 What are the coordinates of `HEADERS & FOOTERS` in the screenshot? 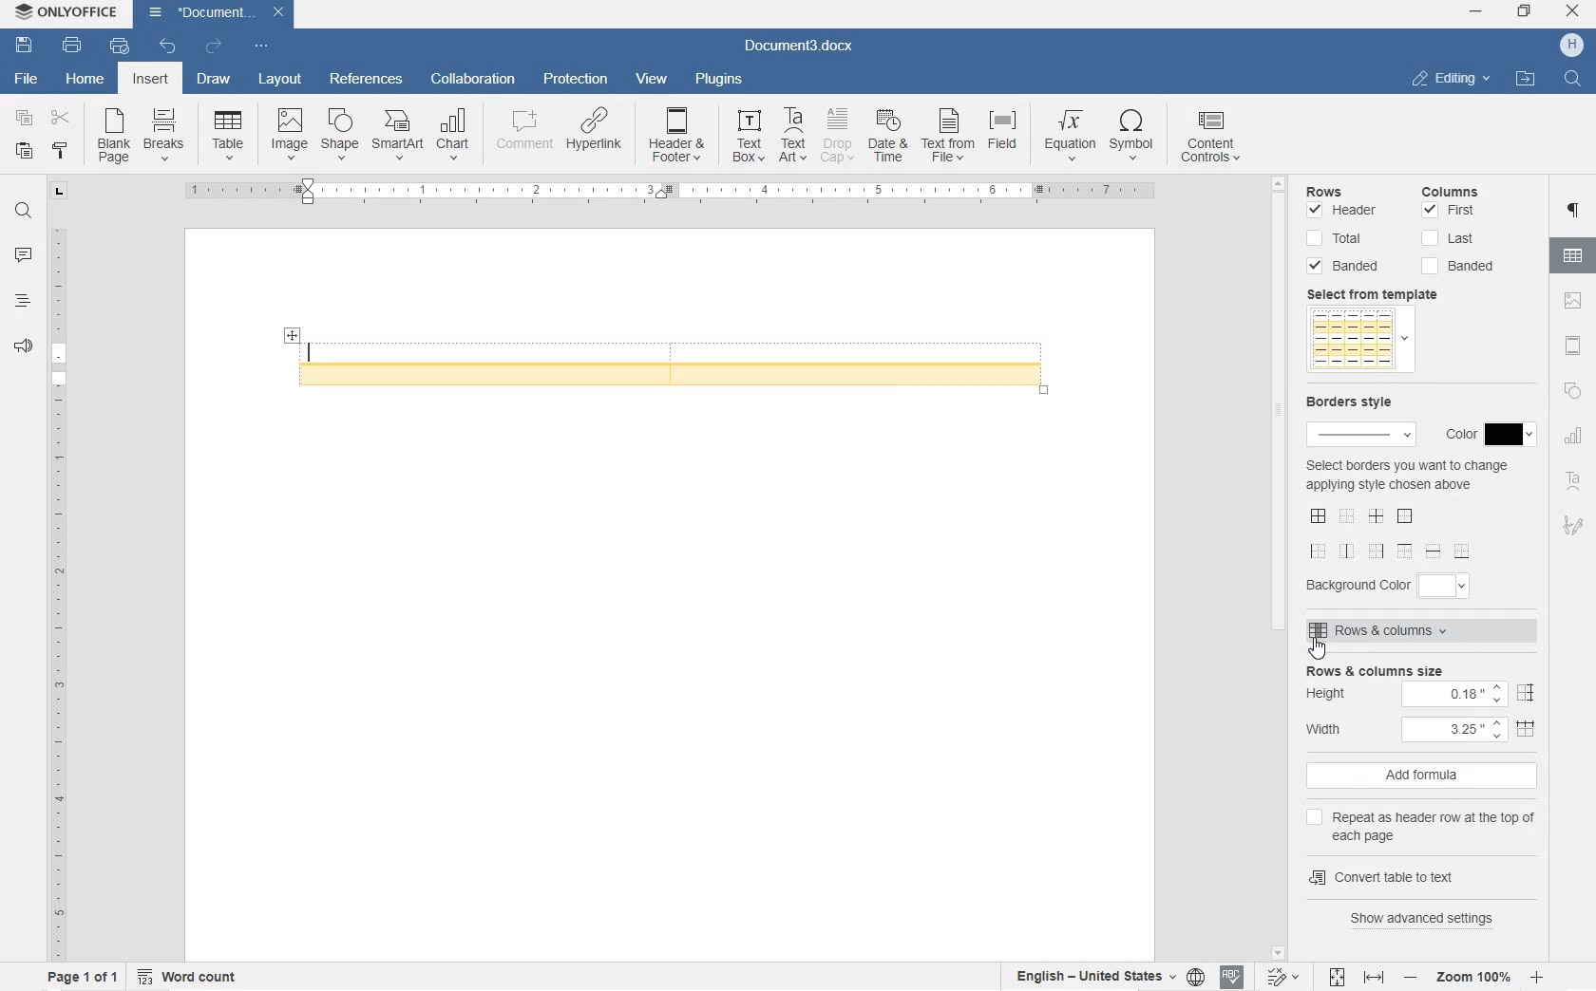 It's located at (1574, 347).